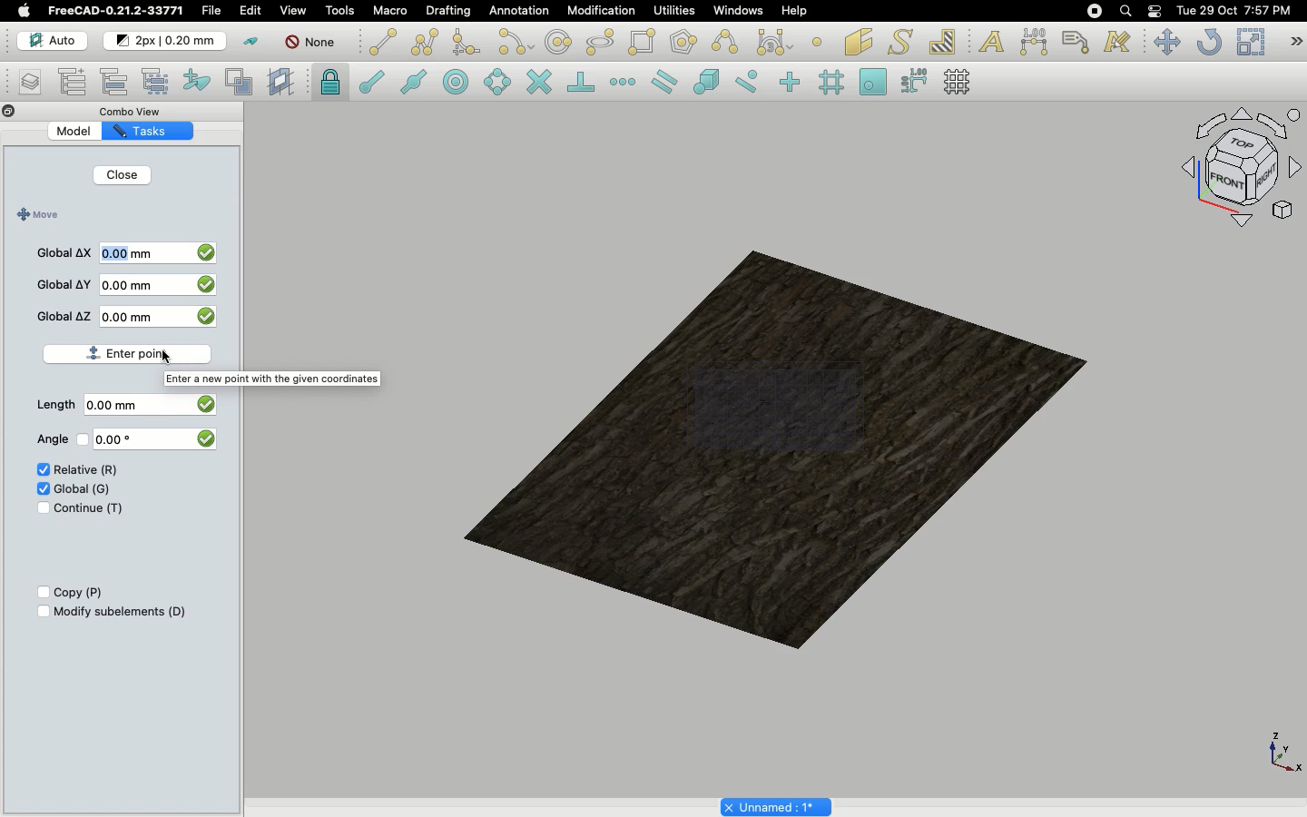 The image size is (1307, 817). Describe the element at coordinates (25, 10) in the screenshot. I see `Apple log` at that location.